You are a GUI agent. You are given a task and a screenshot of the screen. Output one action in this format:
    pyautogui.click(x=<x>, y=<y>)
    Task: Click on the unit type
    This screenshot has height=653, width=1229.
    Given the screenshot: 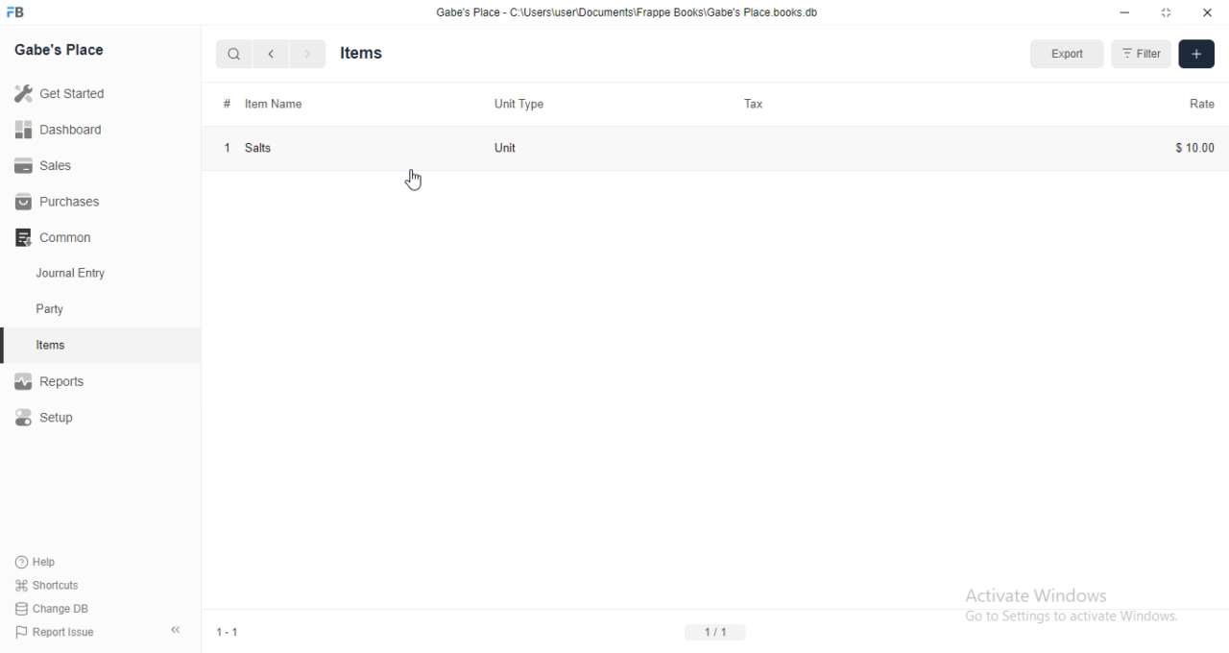 What is the action you would take?
    pyautogui.click(x=519, y=101)
    